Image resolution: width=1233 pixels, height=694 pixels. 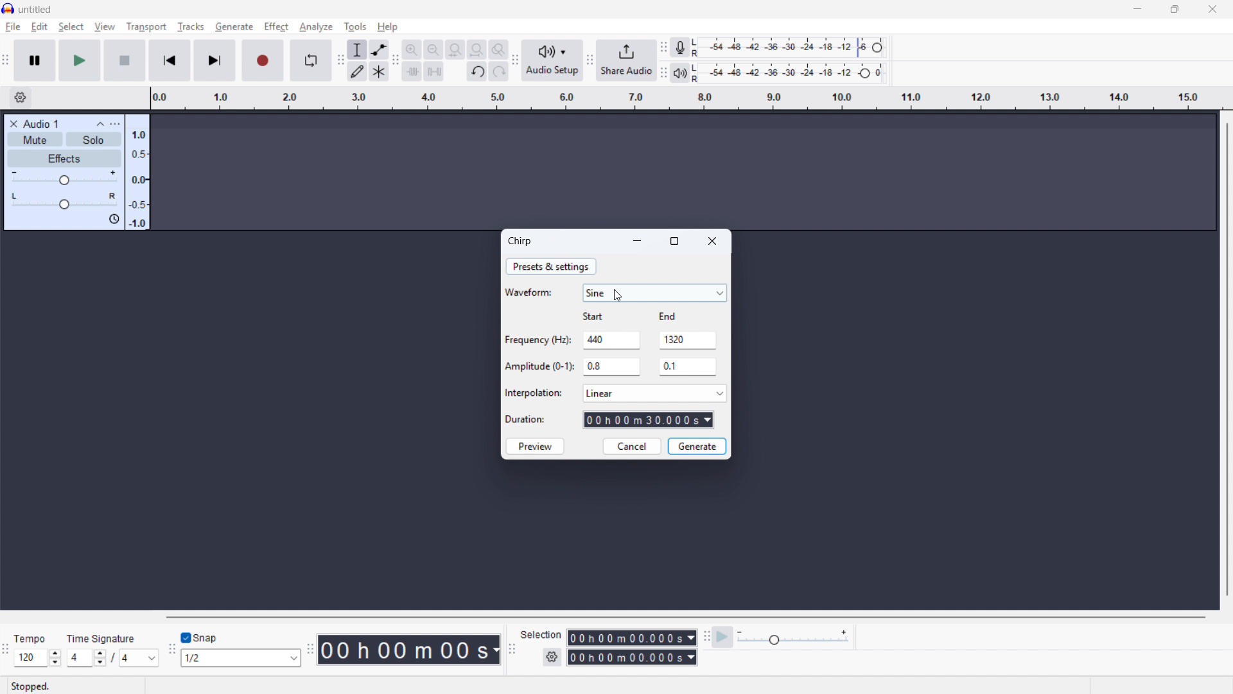 What do you see at coordinates (203, 637) in the screenshot?
I see `Toggle snap ` at bounding box center [203, 637].